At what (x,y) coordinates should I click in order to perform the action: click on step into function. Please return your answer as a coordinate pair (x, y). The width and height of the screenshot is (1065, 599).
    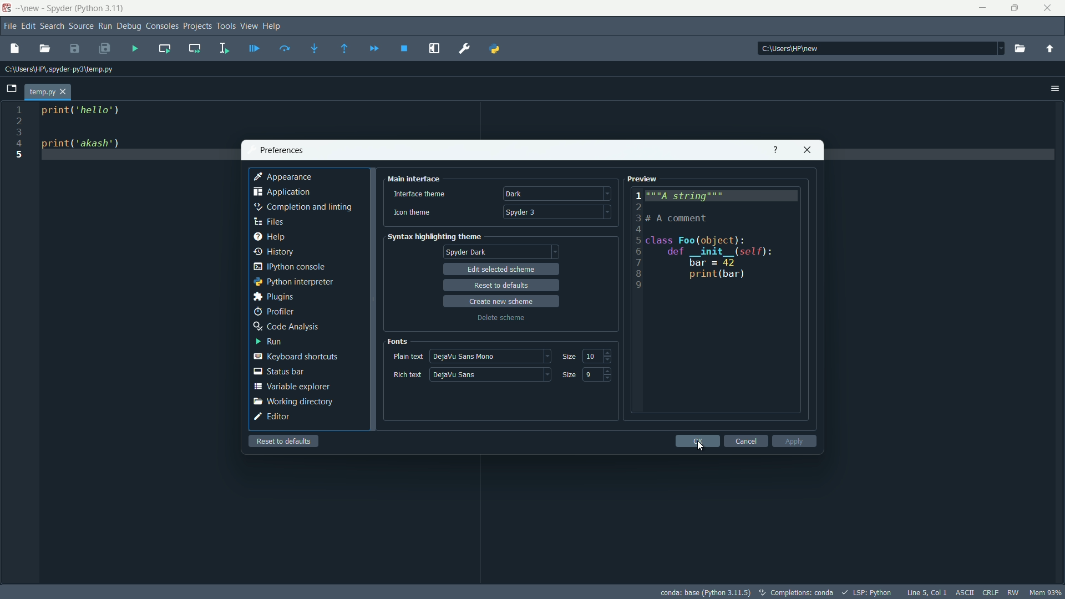
    Looking at the image, I should click on (314, 49).